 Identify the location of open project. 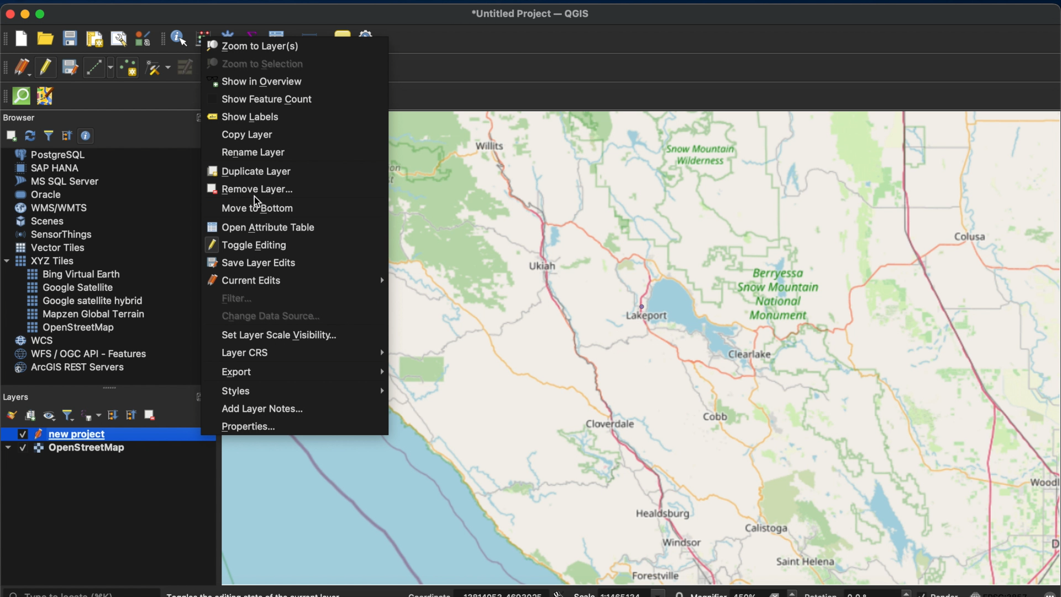
(45, 38).